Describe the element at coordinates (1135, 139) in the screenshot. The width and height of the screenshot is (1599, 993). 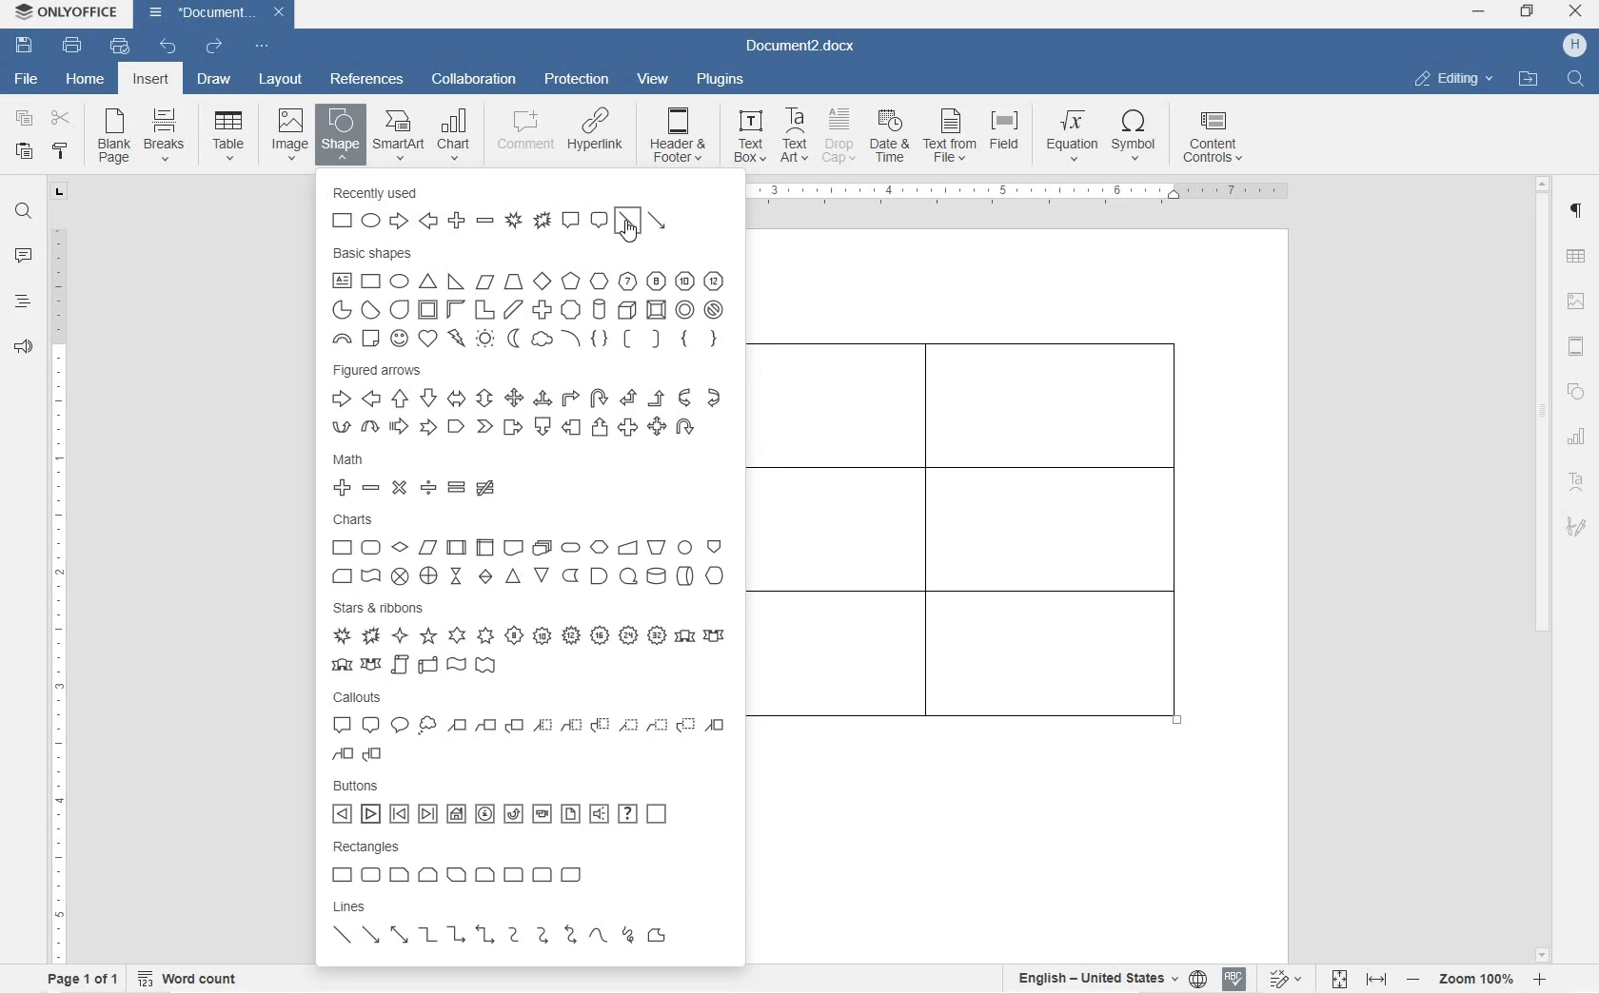
I see `SYMBOL` at that location.